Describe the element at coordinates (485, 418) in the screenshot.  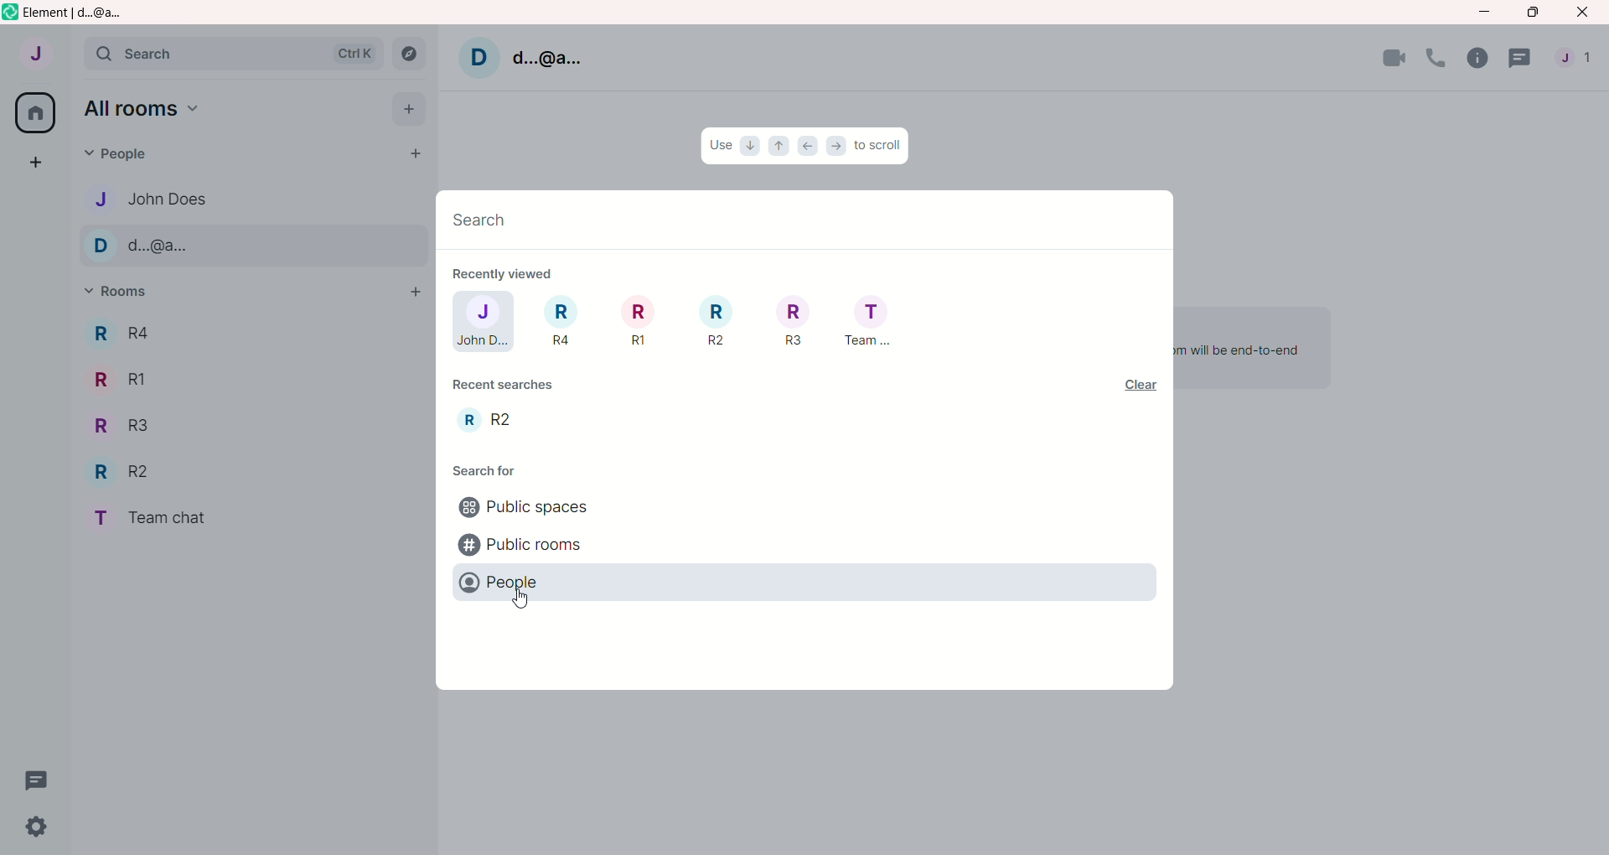
I see `room` at that location.